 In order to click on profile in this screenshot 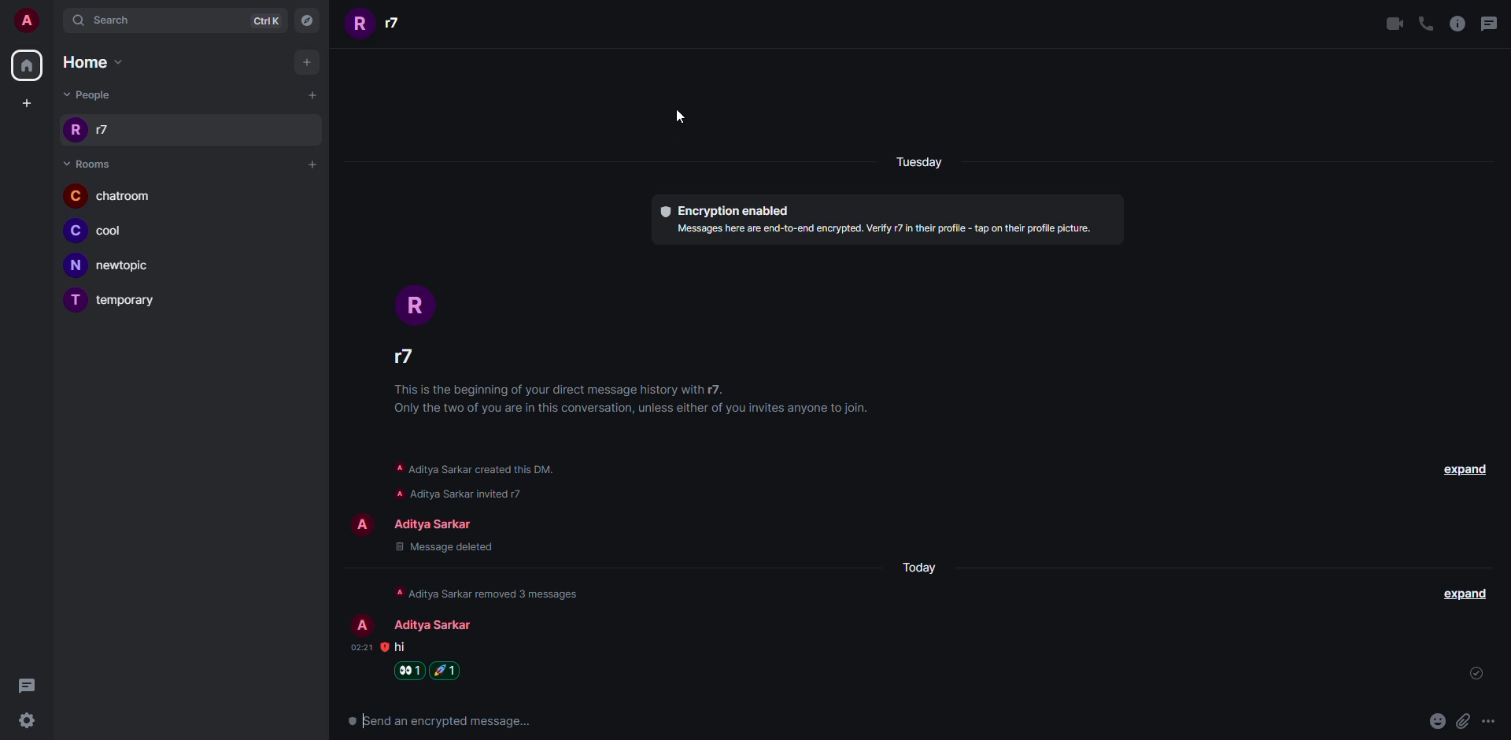, I will do `click(361, 622)`.